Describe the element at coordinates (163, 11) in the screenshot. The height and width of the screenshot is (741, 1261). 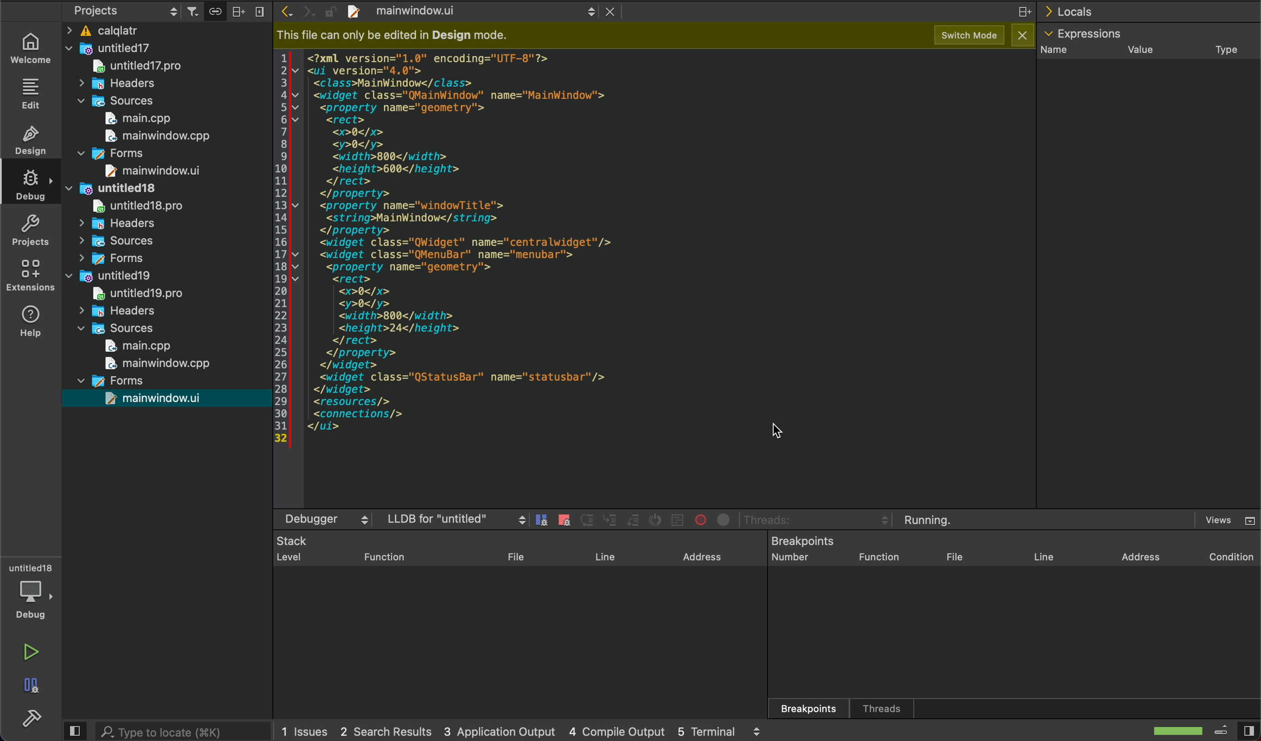
I see `project settings` at that location.